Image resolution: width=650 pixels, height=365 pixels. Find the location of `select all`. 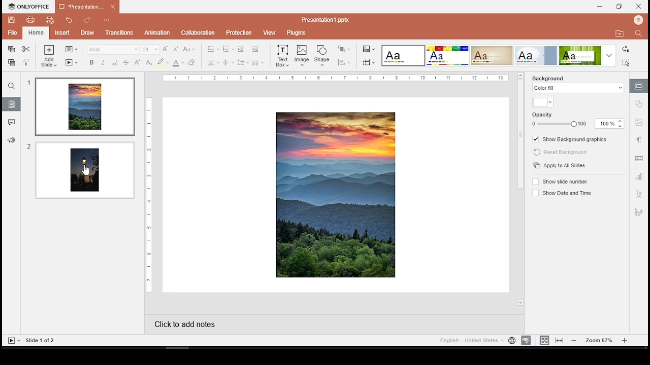

select all is located at coordinates (626, 63).